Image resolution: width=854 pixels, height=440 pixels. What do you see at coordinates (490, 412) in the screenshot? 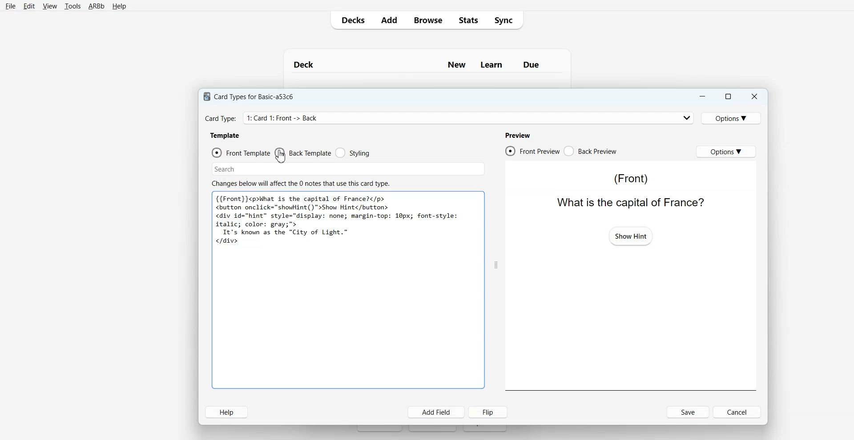
I see `Flip` at bounding box center [490, 412].